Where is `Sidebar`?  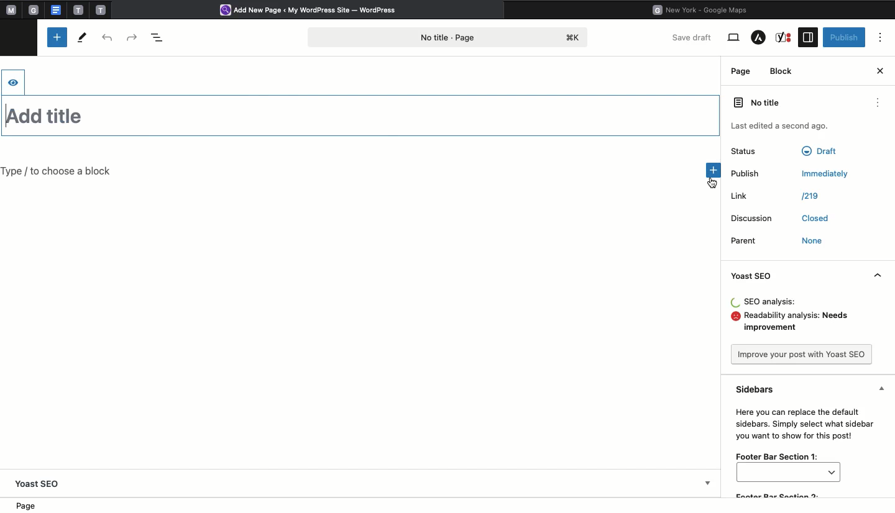
Sidebar is located at coordinates (807, 37).